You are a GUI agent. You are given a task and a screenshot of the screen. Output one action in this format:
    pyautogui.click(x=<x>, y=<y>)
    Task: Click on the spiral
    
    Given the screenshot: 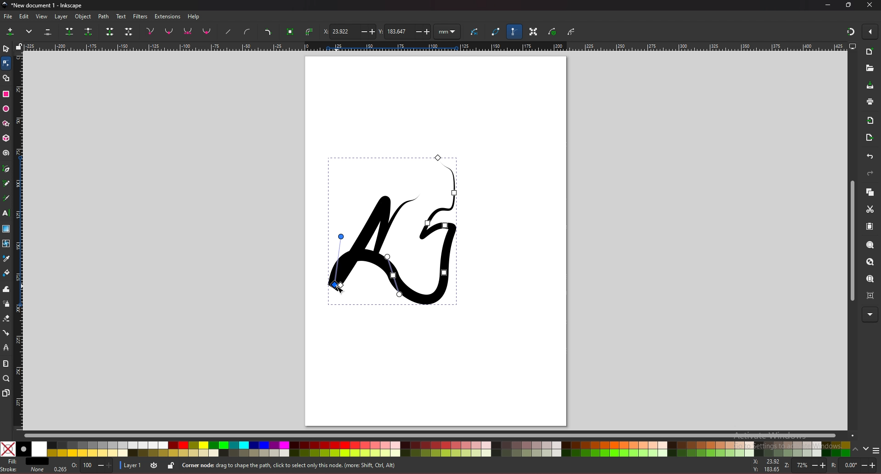 What is the action you would take?
    pyautogui.click(x=6, y=154)
    